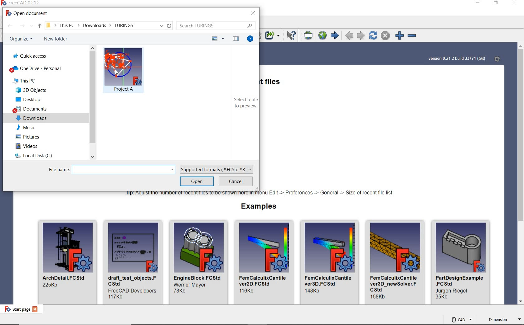  Describe the element at coordinates (21, 39) in the screenshot. I see `ORGANIZE` at that location.